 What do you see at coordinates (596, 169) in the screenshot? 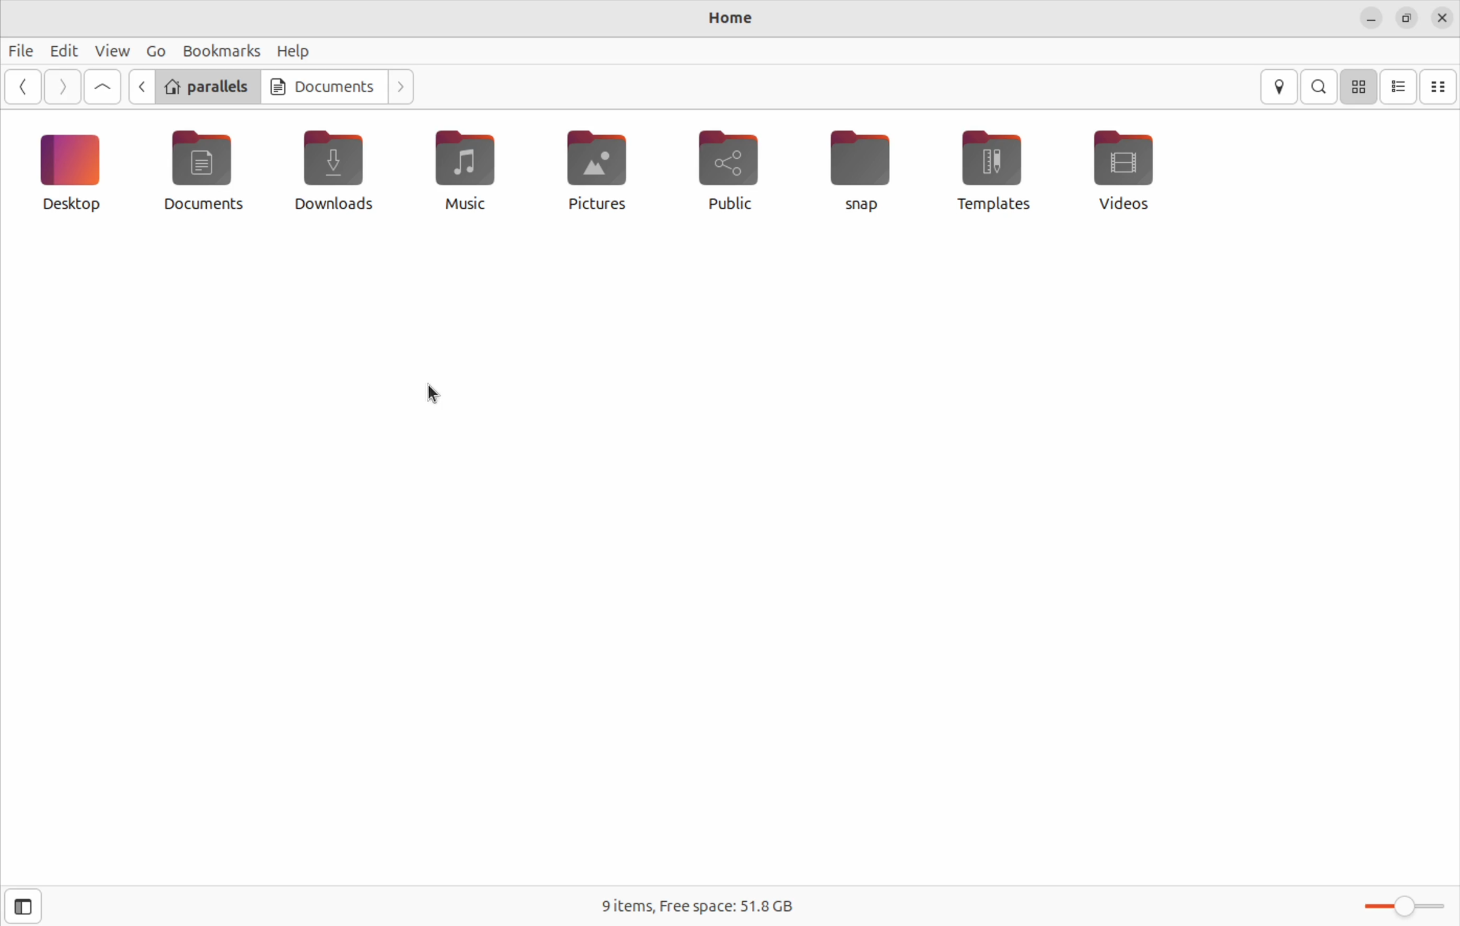
I see `templates` at bounding box center [596, 169].